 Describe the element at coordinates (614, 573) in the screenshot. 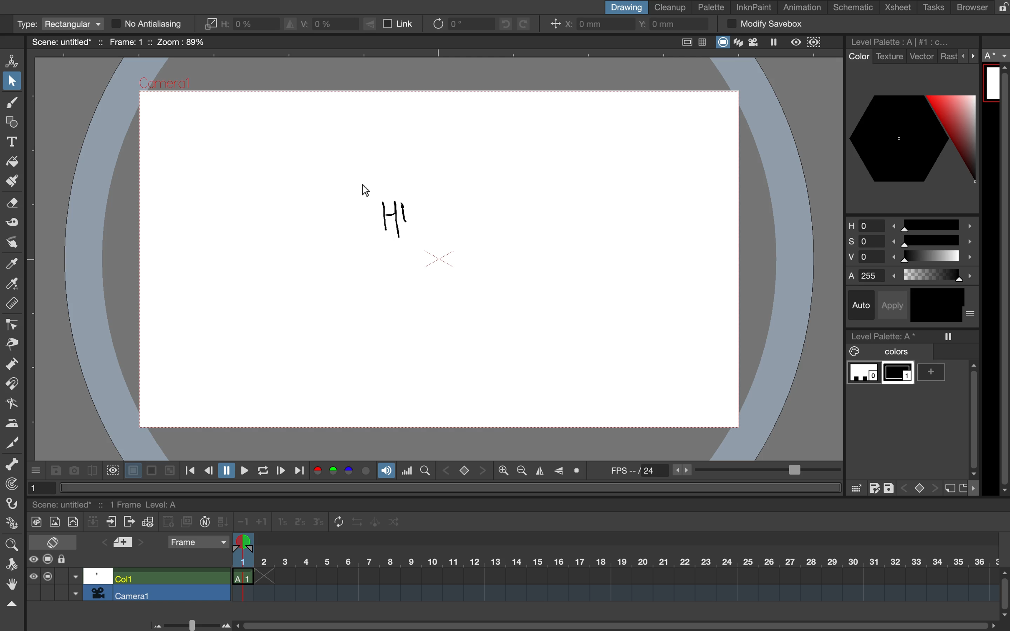

I see `timeline scale` at that location.